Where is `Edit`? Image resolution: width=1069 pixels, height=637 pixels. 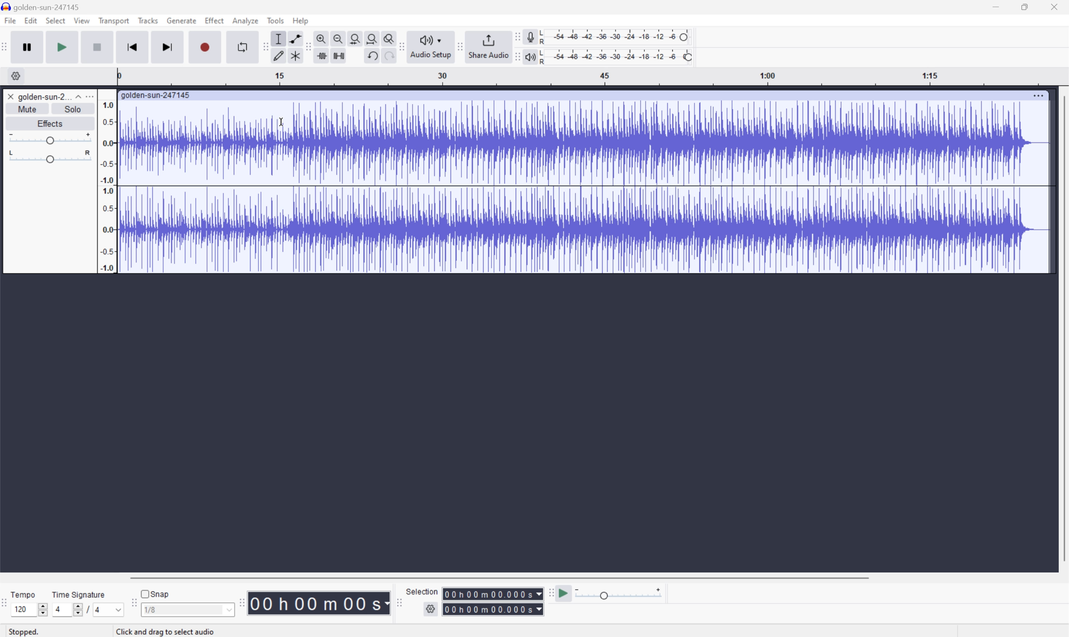
Edit is located at coordinates (31, 21).